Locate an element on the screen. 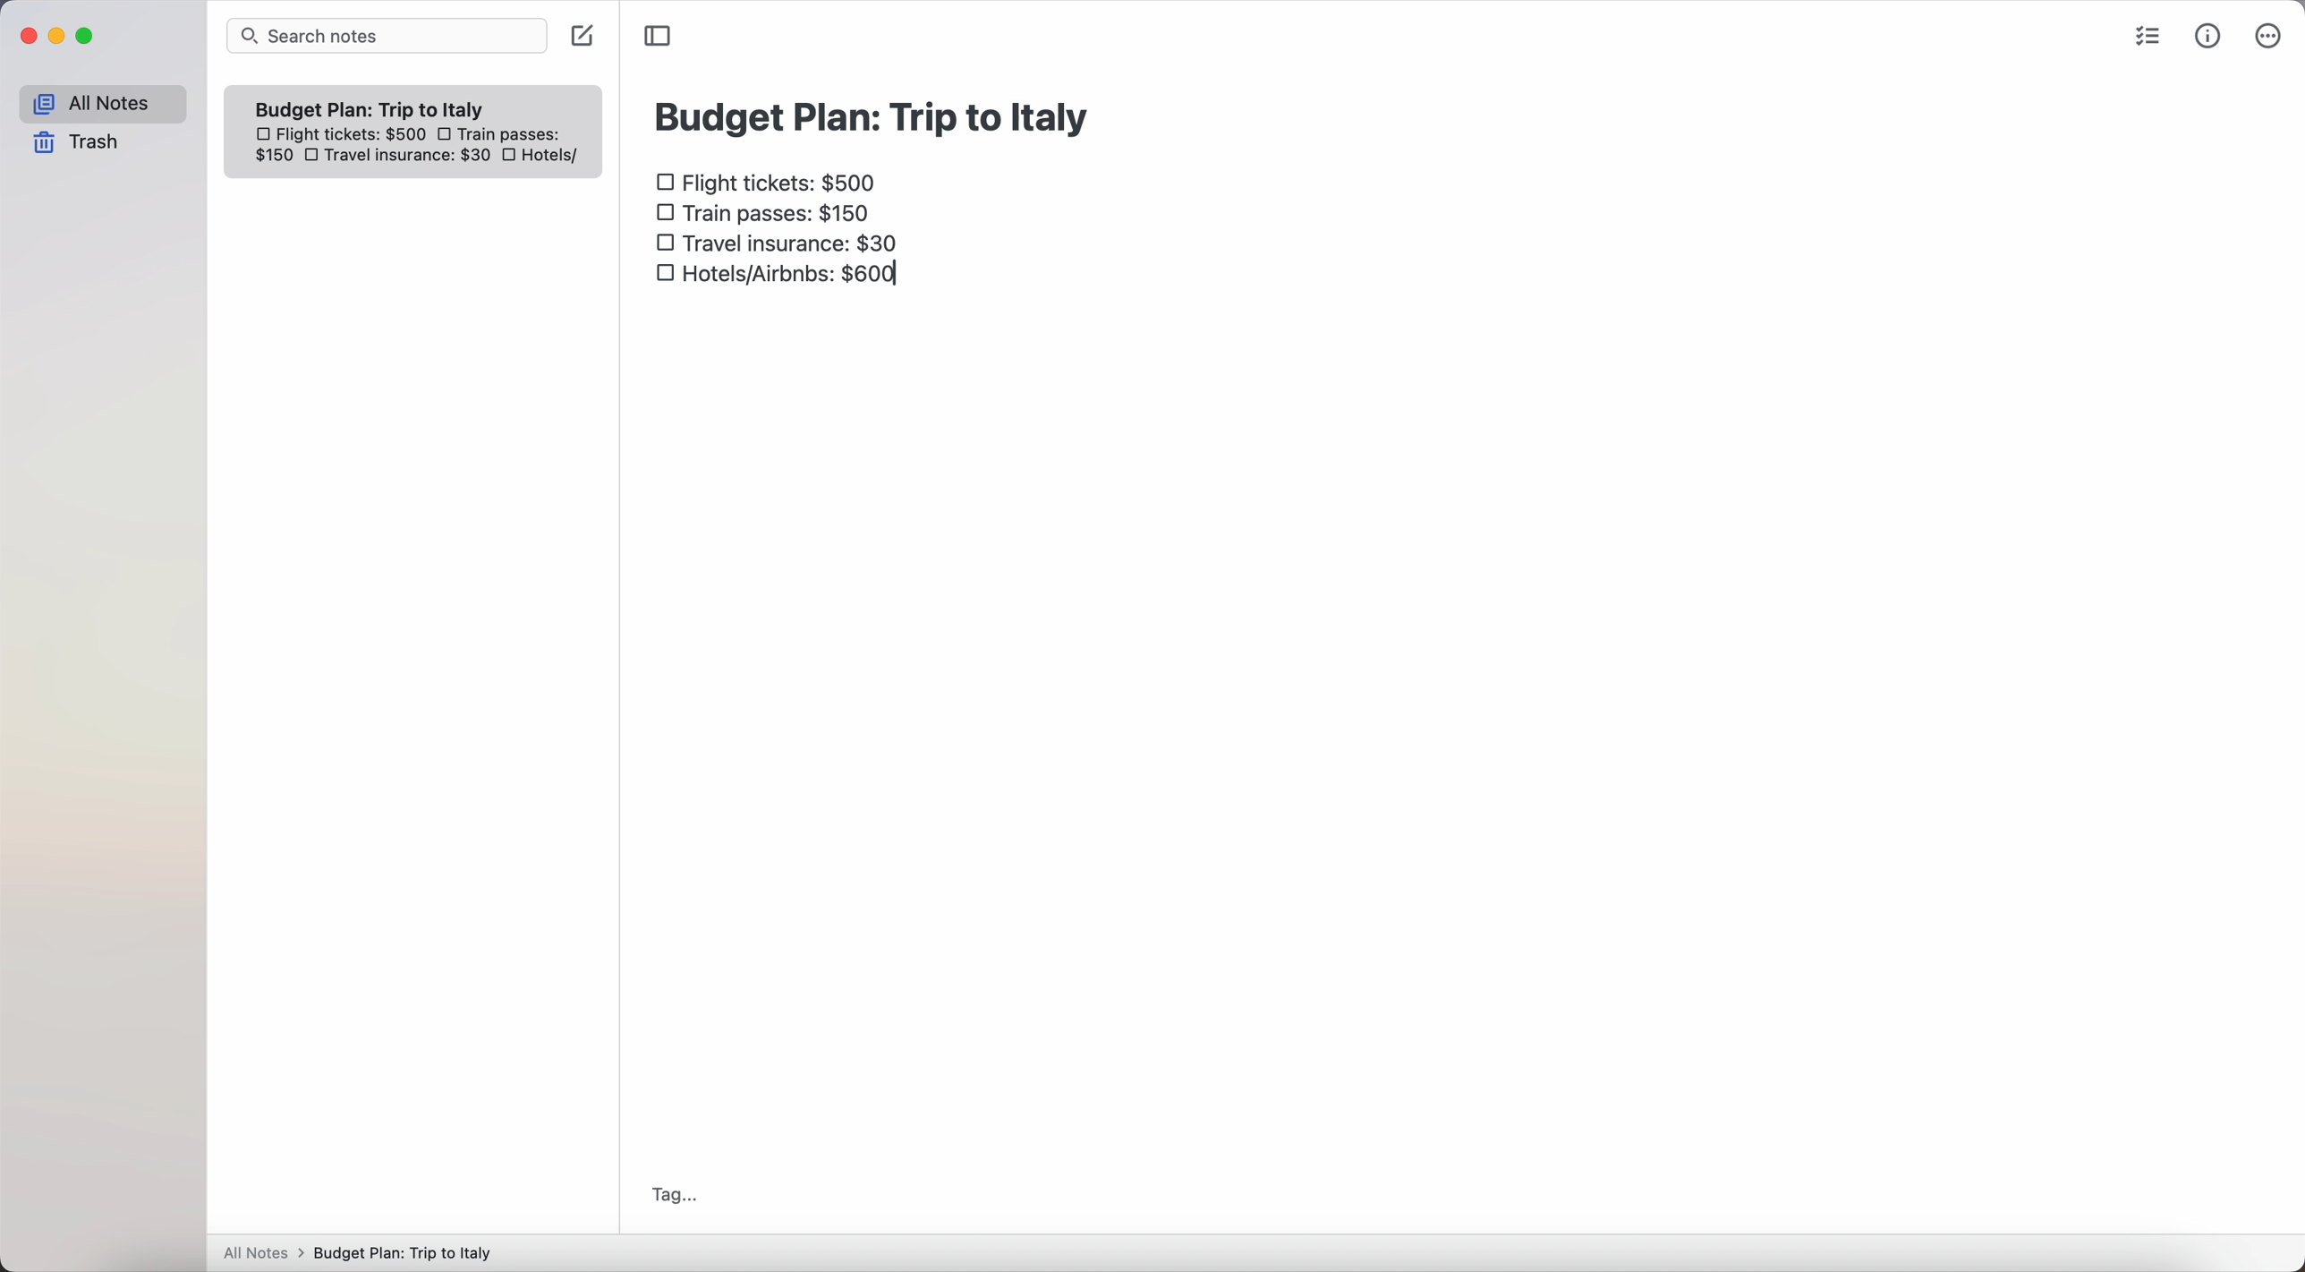 The height and width of the screenshot is (1272, 2305). Budget plan trip to Italy note is located at coordinates (372, 108).